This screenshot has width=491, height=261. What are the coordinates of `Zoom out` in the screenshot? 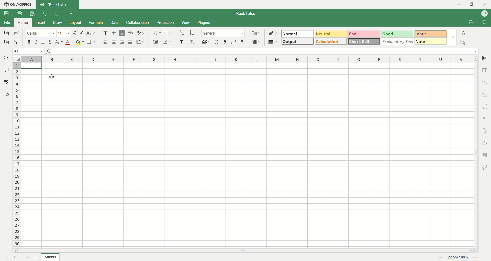 It's located at (441, 258).